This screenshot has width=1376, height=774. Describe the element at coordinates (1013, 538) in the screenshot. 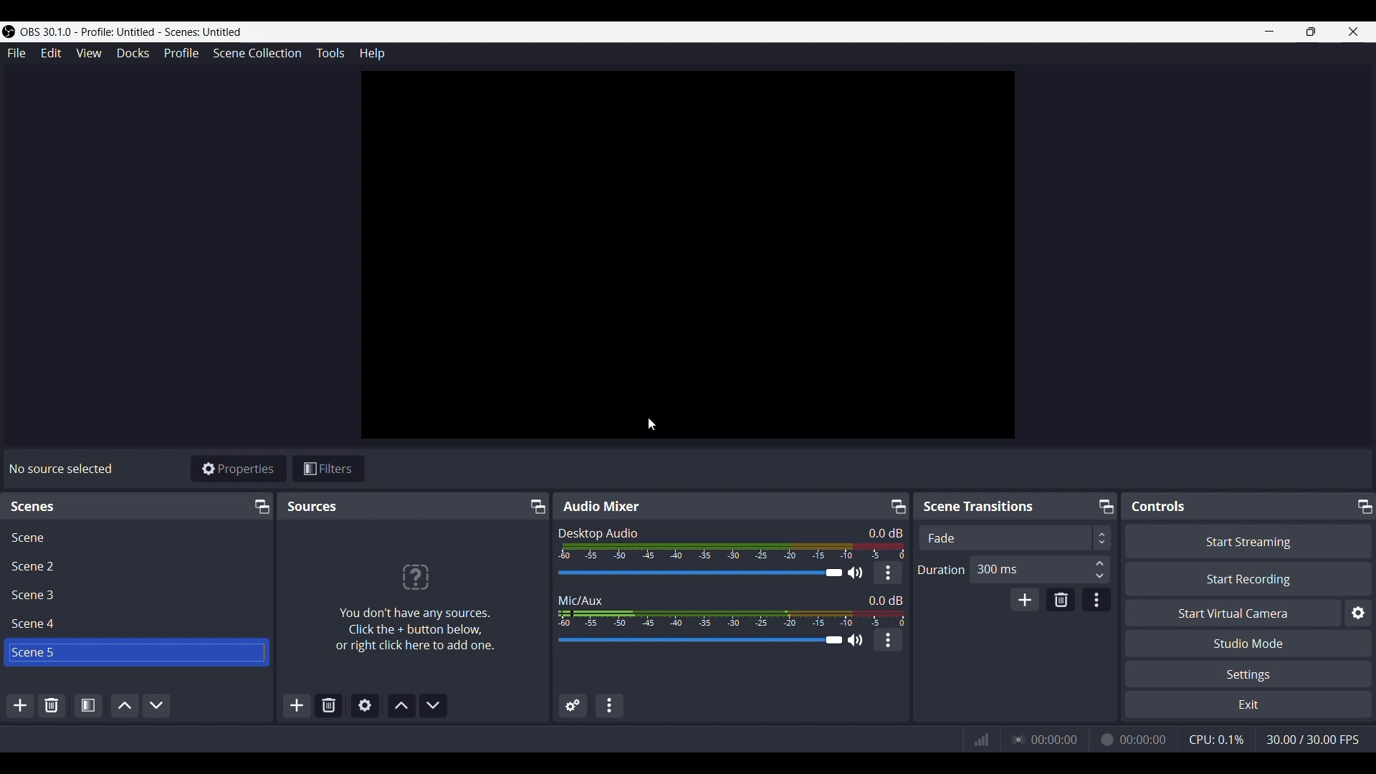

I see `Transition type` at that location.